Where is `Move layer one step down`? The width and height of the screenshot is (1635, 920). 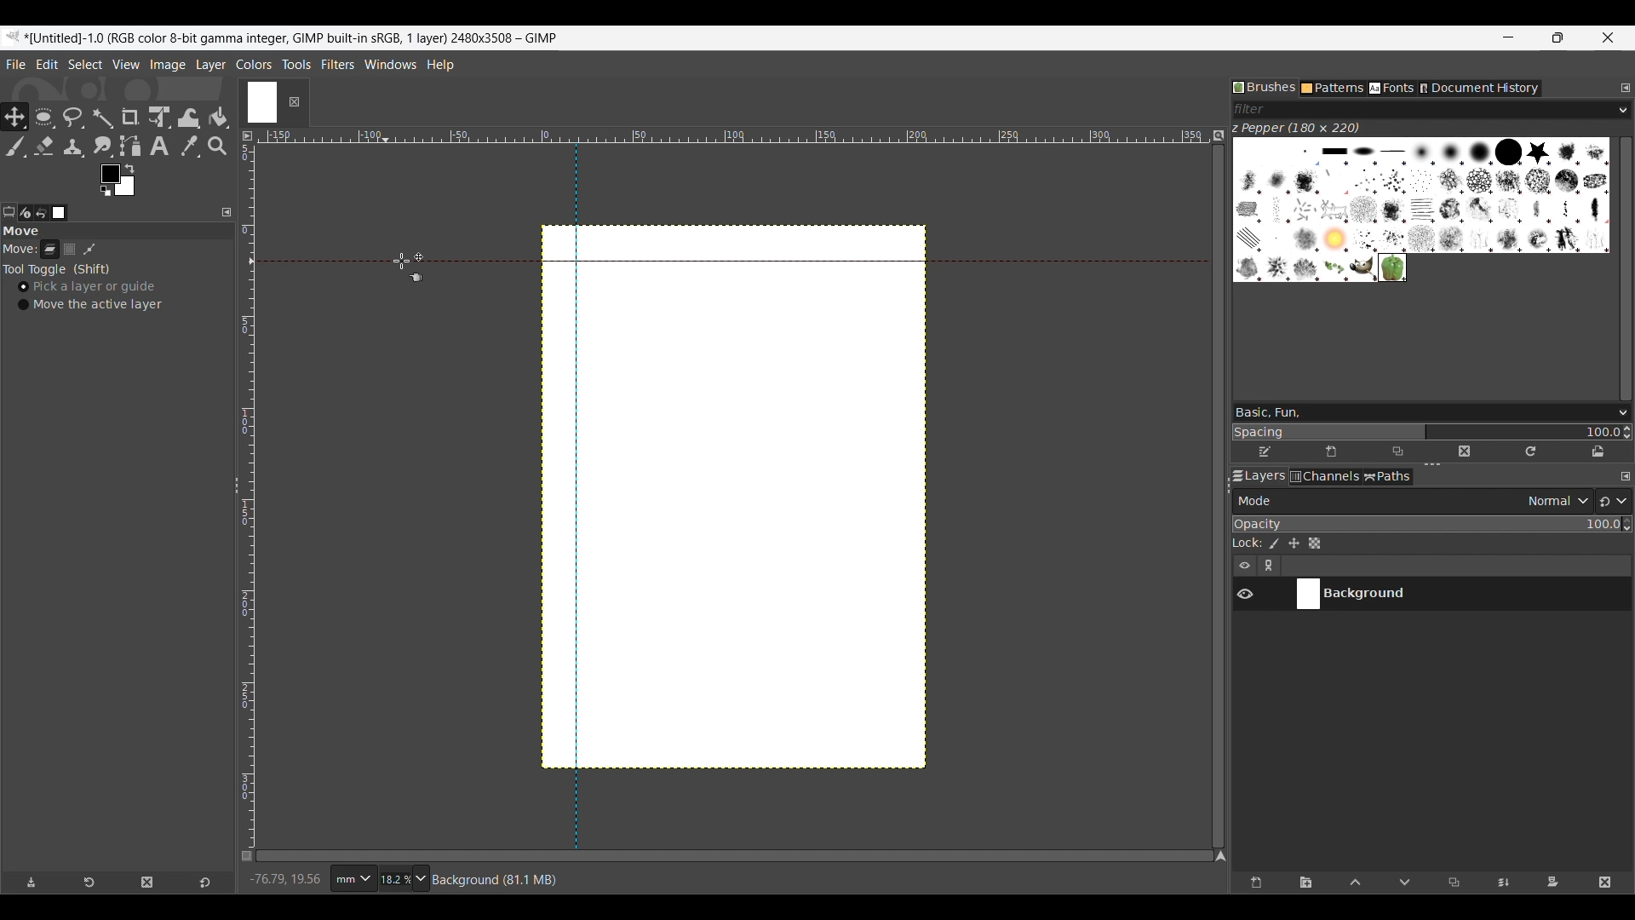 Move layer one step down is located at coordinates (1405, 883).